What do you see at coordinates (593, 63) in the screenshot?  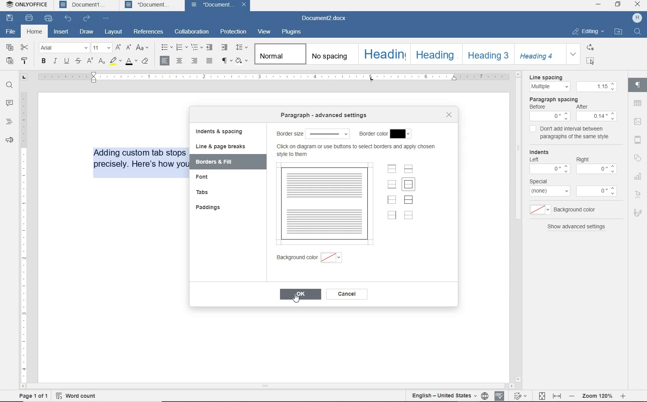 I see `cursor` at bounding box center [593, 63].